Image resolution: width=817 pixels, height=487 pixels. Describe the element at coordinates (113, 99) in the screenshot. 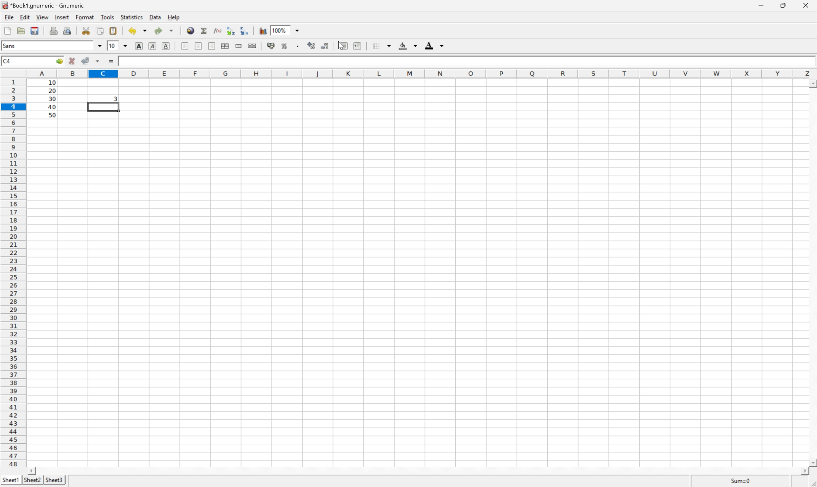

I see `3` at that location.